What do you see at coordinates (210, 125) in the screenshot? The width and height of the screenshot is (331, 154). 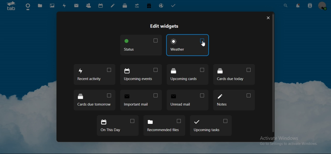 I see `upcoming tasks` at bounding box center [210, 125].